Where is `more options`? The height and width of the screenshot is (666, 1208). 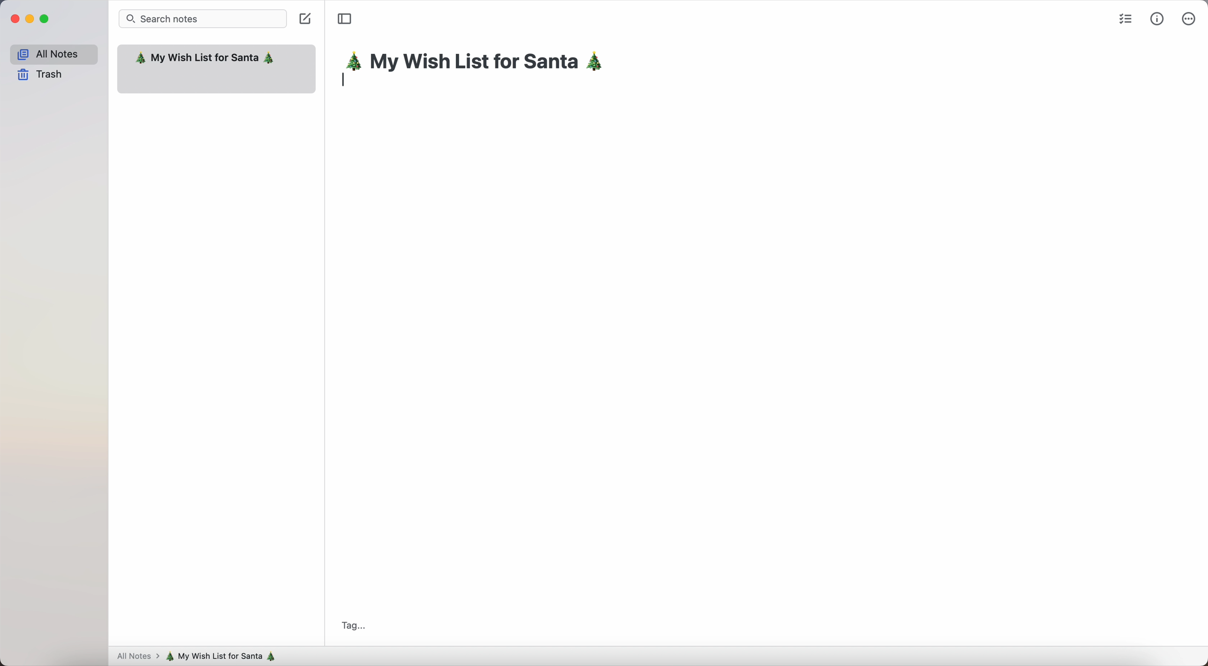
more options is located at coordinates (1188, 18).